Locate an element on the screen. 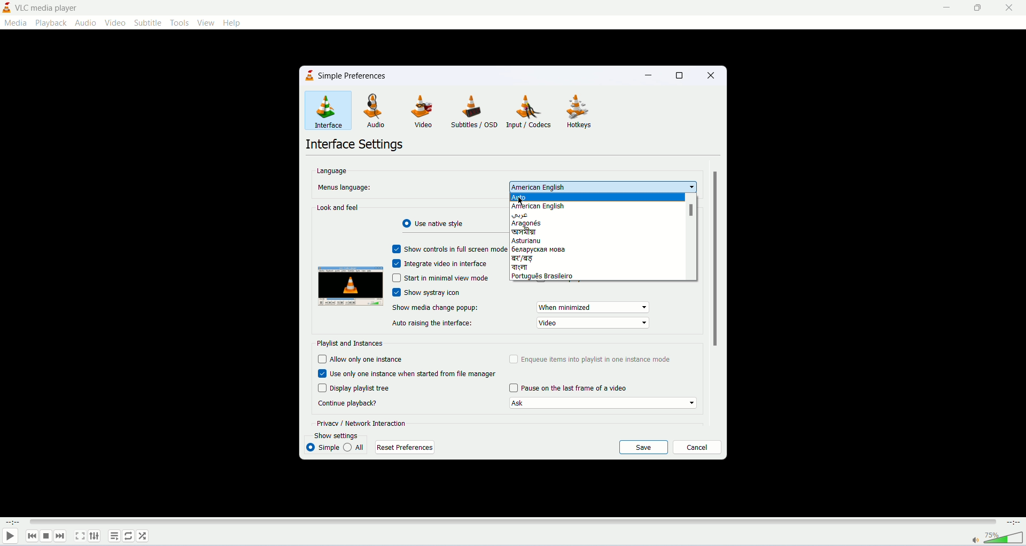  portugues brasileiro is located at coordinates (598, 276).